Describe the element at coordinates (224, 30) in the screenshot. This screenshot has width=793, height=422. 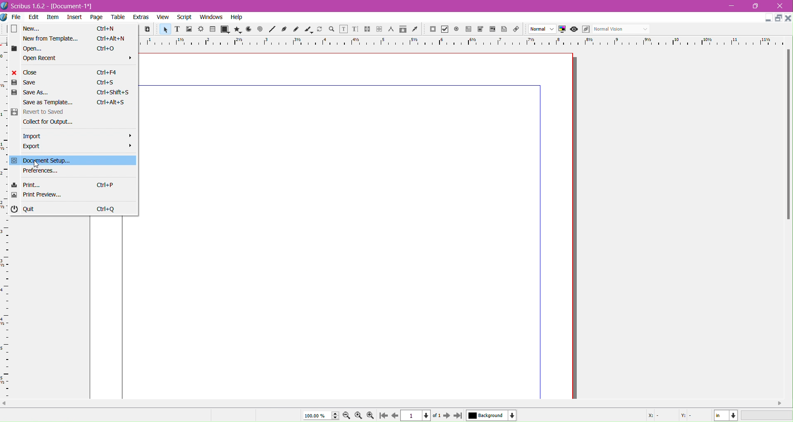
I see `shape` at that location.